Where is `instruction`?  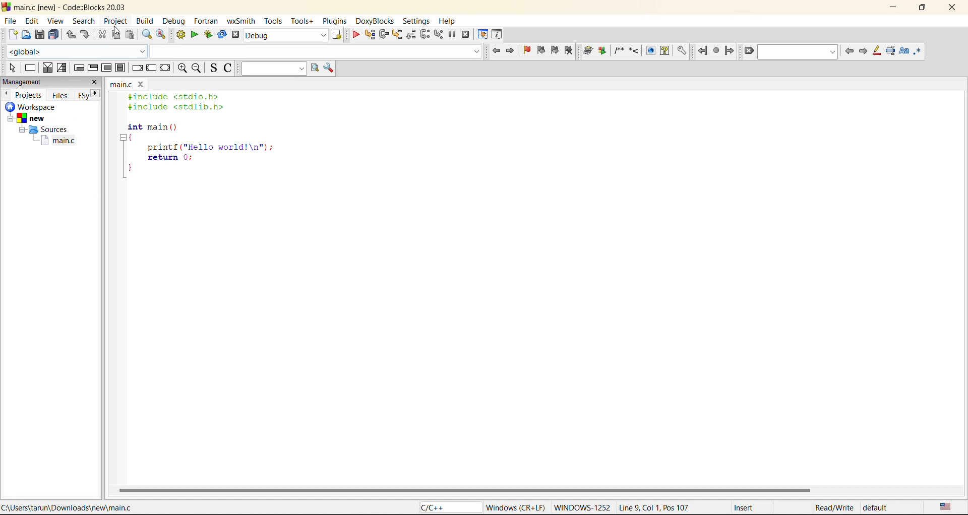 instruction is located at coordinates (32, 68).